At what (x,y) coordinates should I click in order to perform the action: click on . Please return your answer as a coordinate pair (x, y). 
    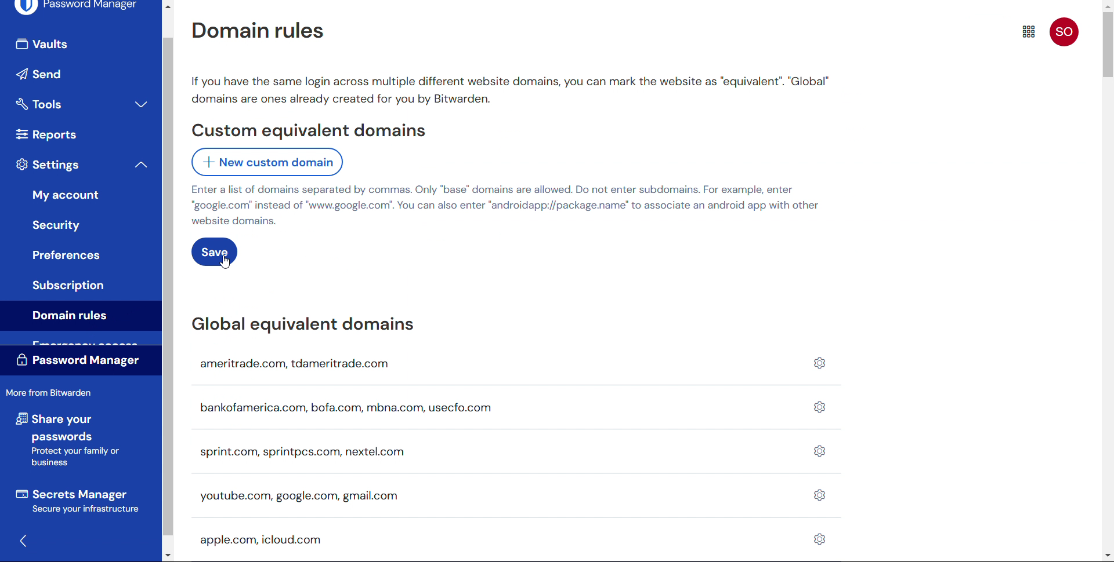
    Looking at the image, I should click on (66, 255).